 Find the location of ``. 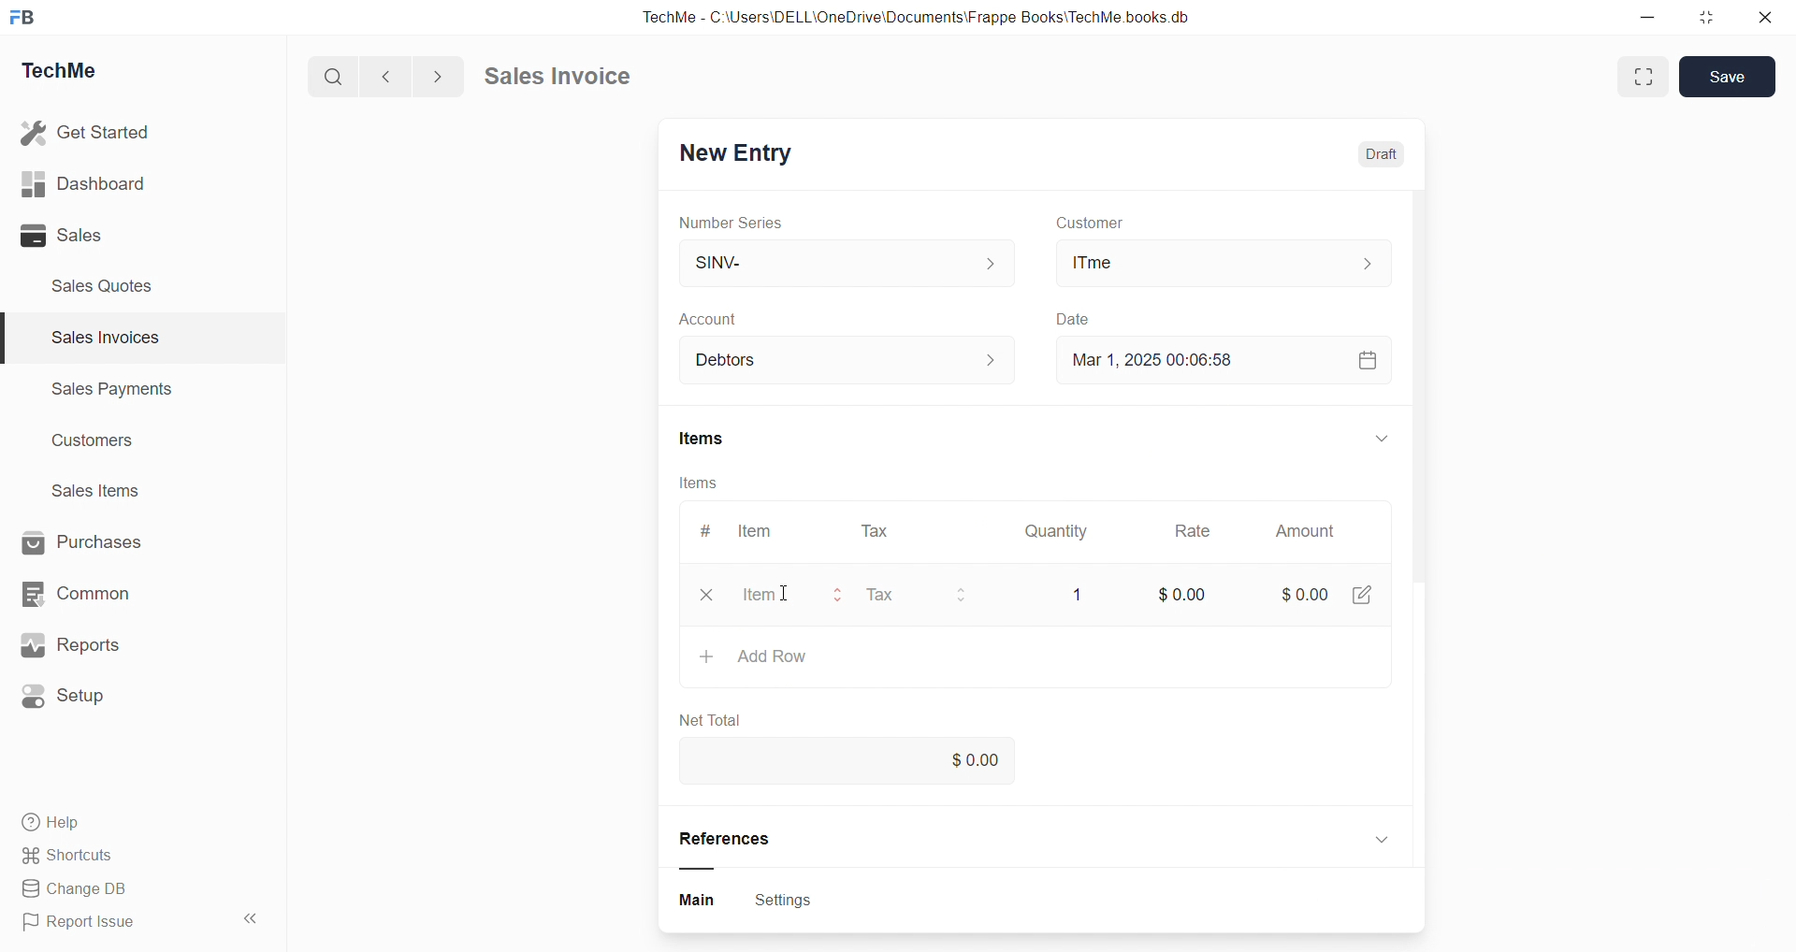

 is located at coordinates (698, 902).